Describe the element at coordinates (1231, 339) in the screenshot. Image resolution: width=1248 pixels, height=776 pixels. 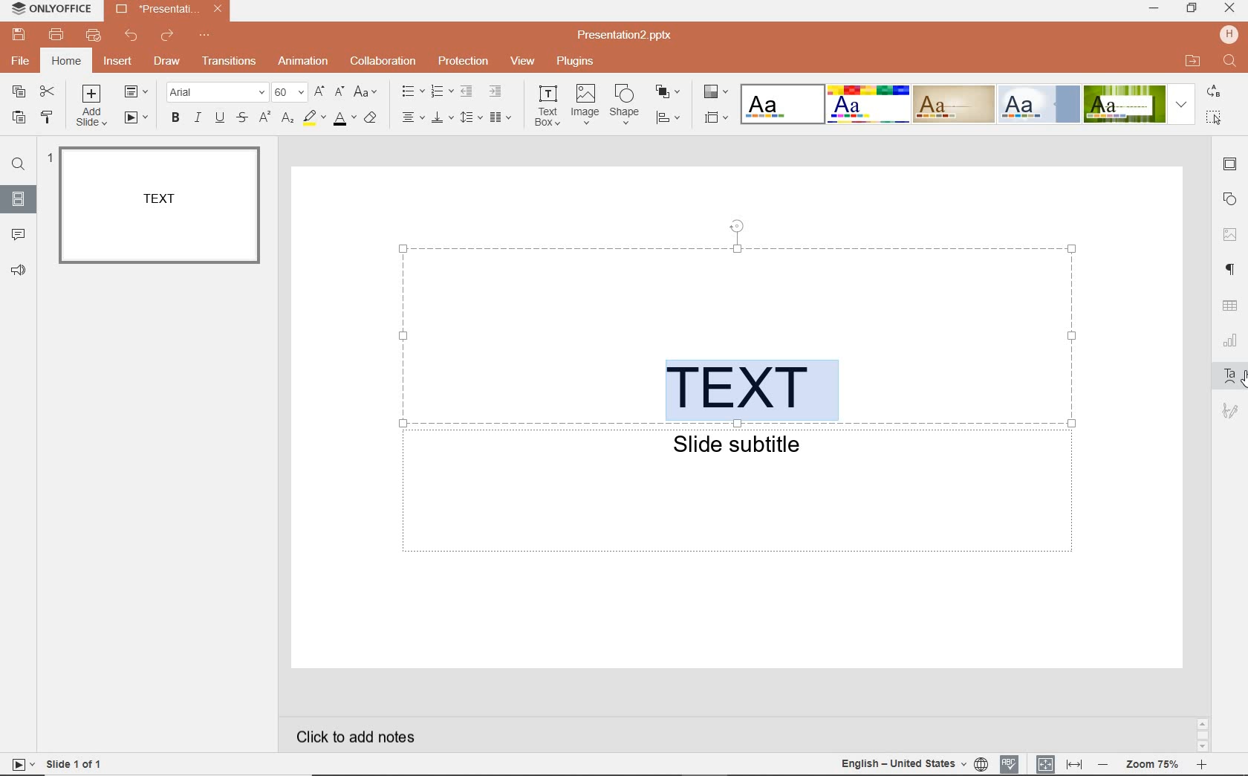
I see `CHART SETTINGS` at that location.